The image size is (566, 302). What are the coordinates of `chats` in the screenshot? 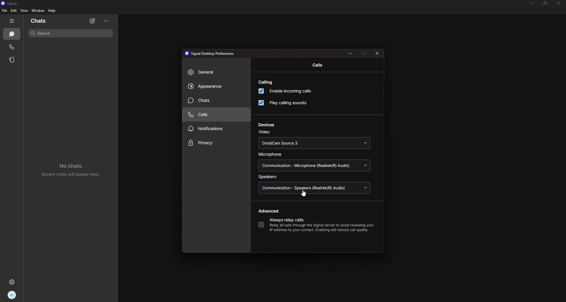 It's located at (40, 21).